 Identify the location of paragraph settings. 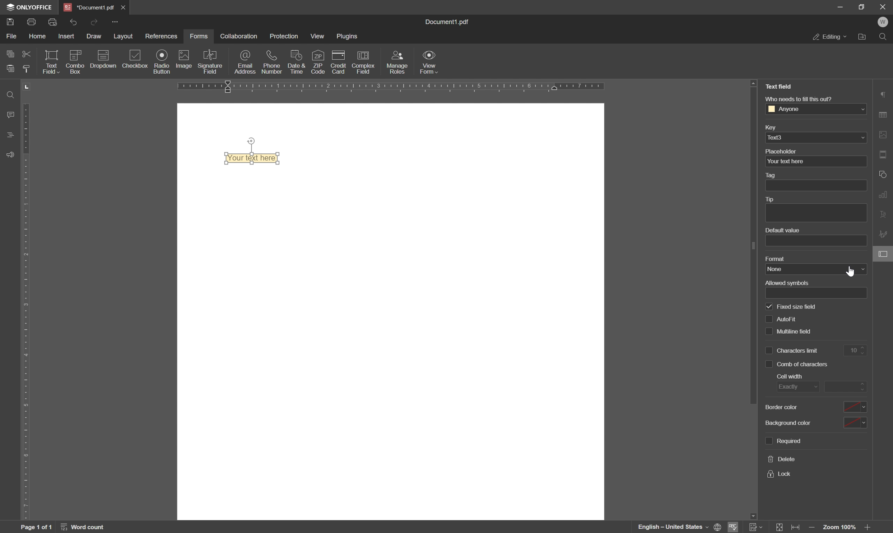
(884, 94).